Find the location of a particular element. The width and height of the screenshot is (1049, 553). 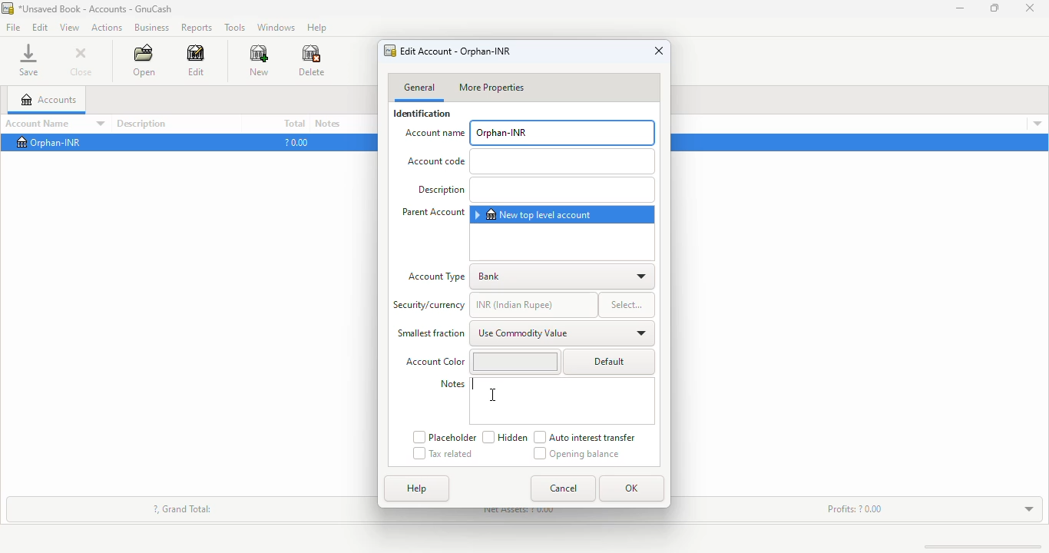

edit account - orphan-INR is located at coordinates (455, 51).